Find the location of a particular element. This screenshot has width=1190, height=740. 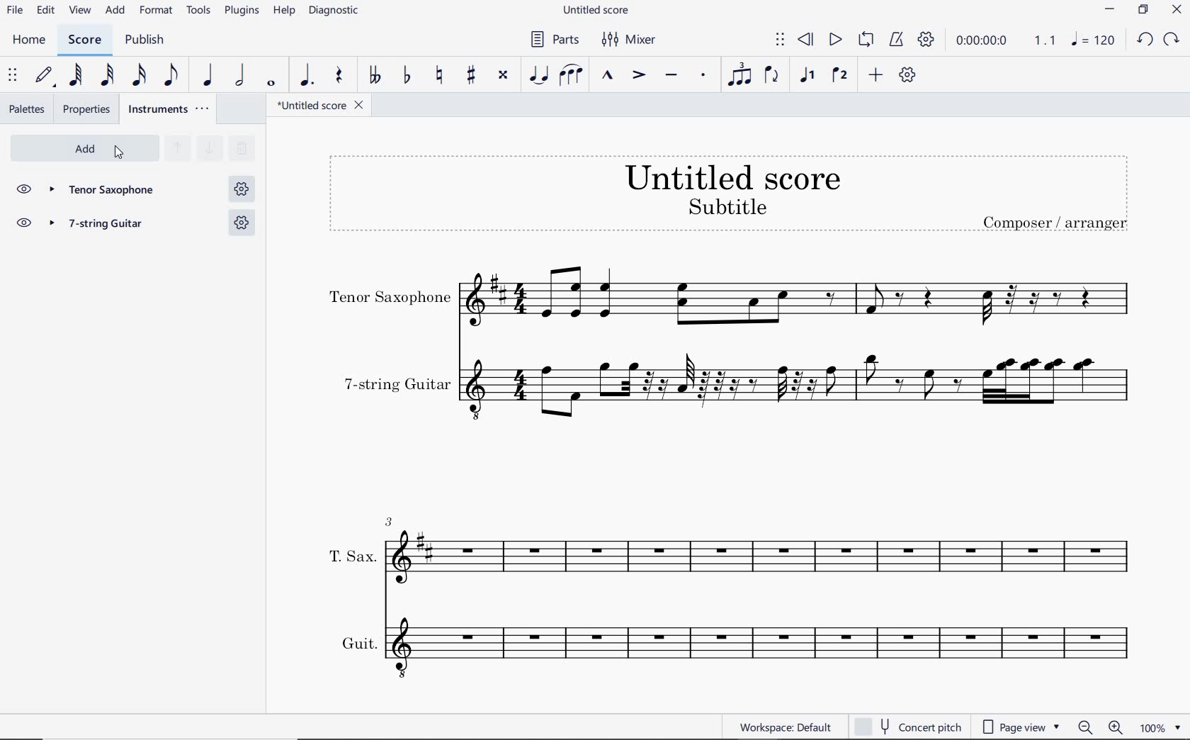

WHOLE NOTE is located at coordinates (273, 84).